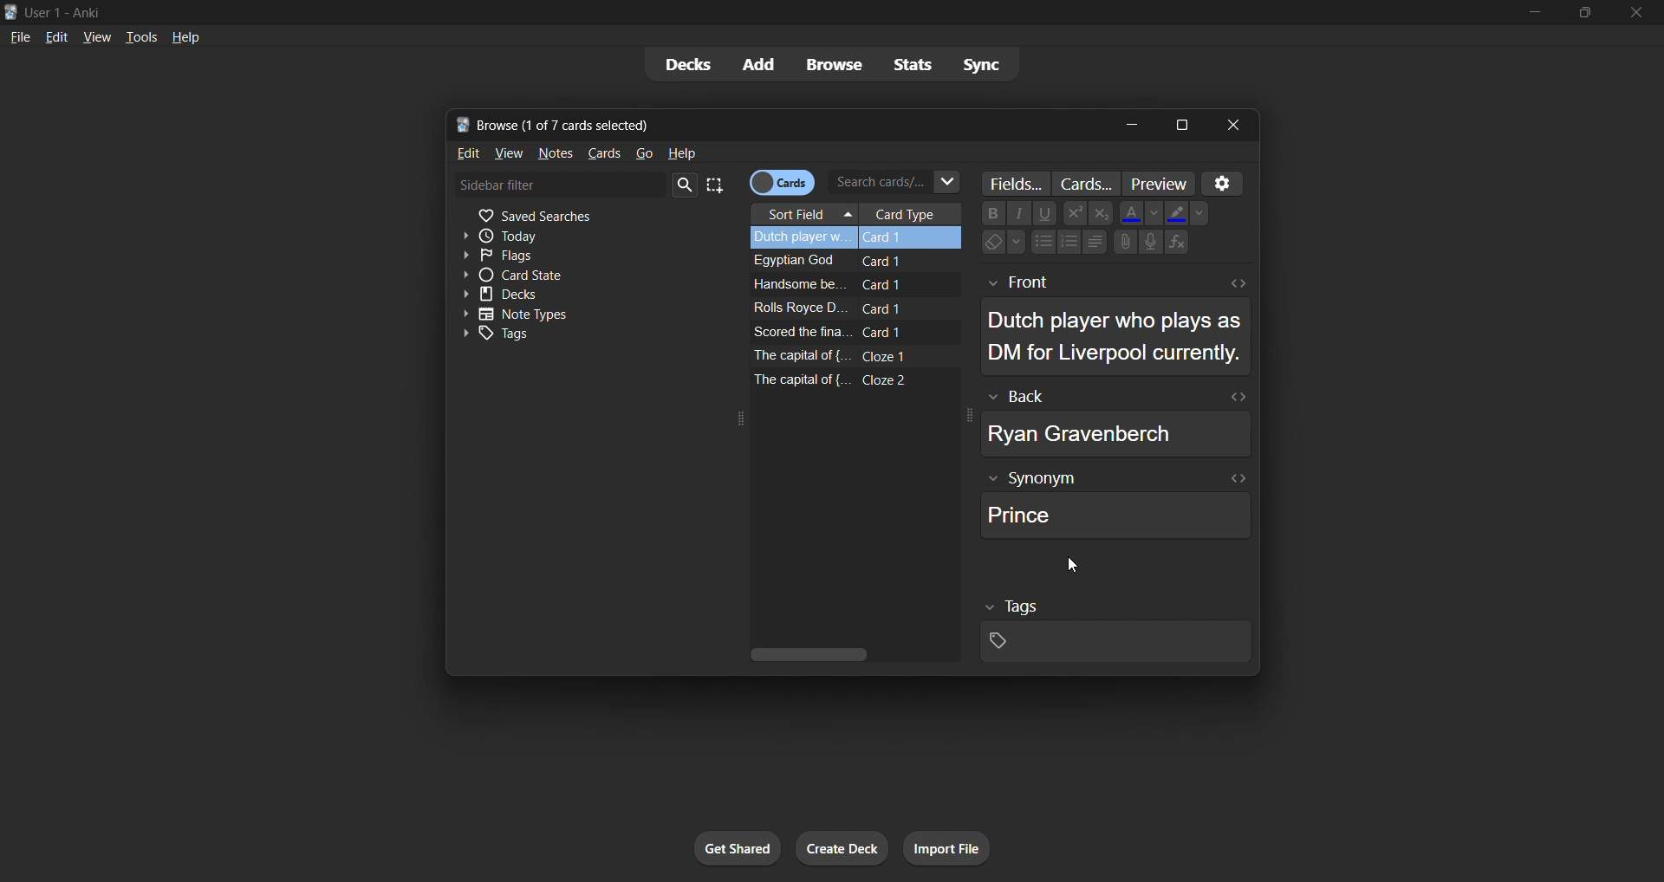 The height and width of the screenshot is (882, 1664). I want to click on file, so click(19, 37).